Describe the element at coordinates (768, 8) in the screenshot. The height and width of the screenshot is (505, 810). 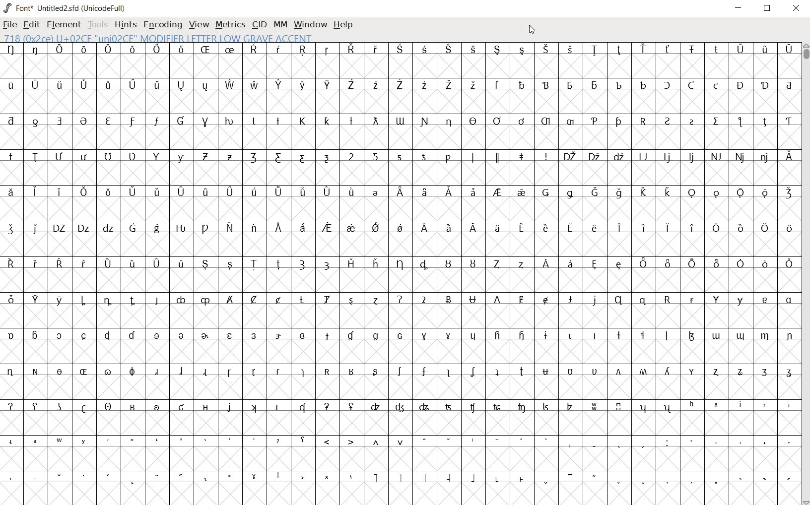
I see `restore` at that location.